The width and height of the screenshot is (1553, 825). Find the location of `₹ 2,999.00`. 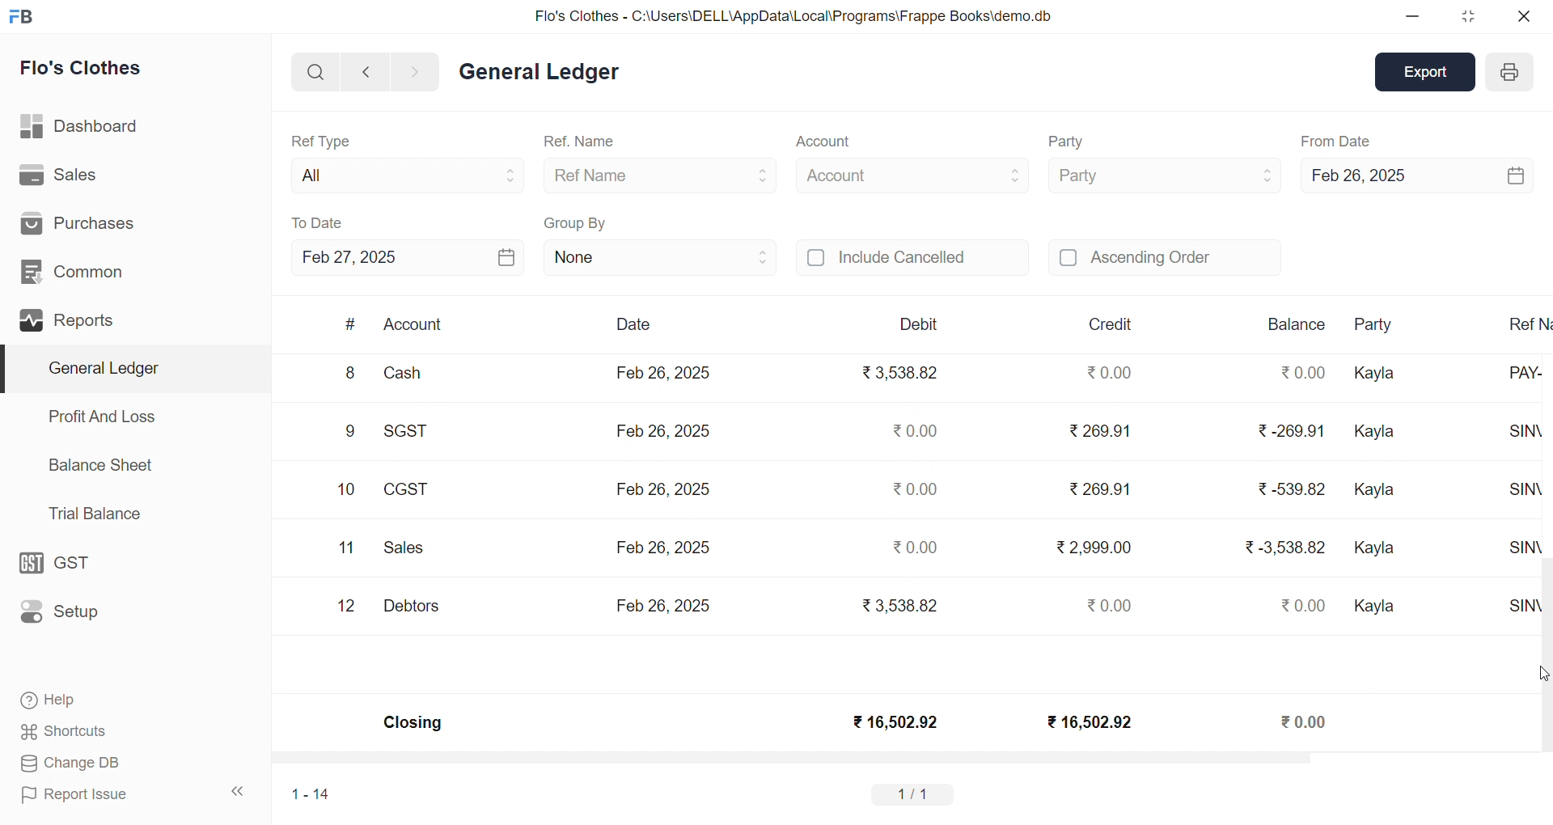

₹ 2,999.00 is located at coordinates (1097, 547).